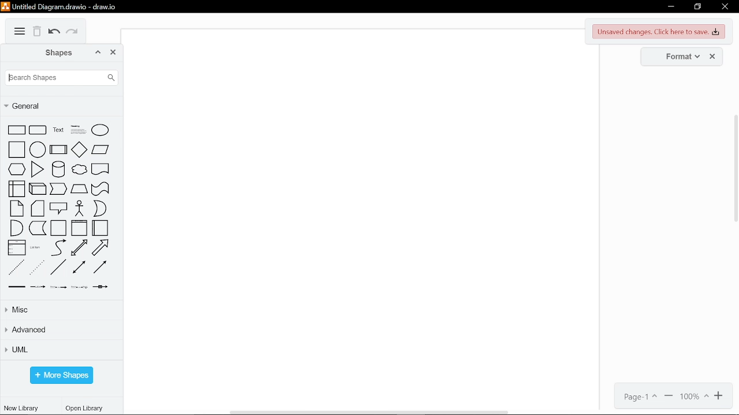 The image size is (739, 415). I want to click on data storage, so click(38, 229).